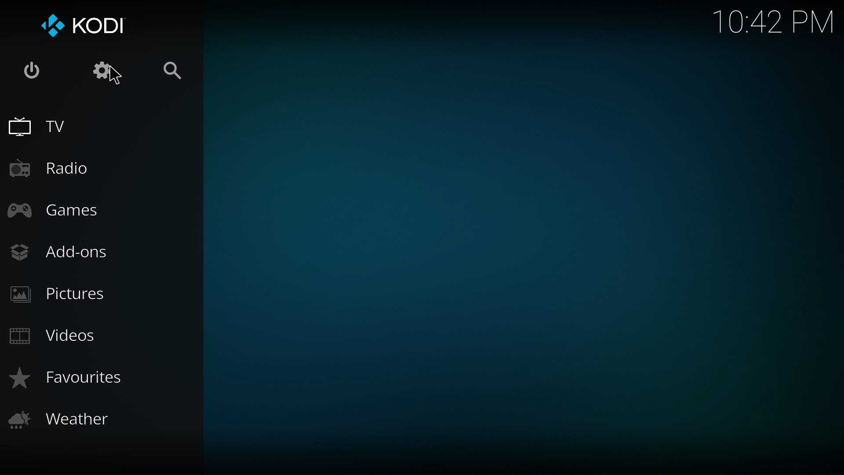 Image resolution: width=844 pixels, height=475 pixels. Describe the element at coordinates (55, 174) in the screenshot. I see `radio` at that location.